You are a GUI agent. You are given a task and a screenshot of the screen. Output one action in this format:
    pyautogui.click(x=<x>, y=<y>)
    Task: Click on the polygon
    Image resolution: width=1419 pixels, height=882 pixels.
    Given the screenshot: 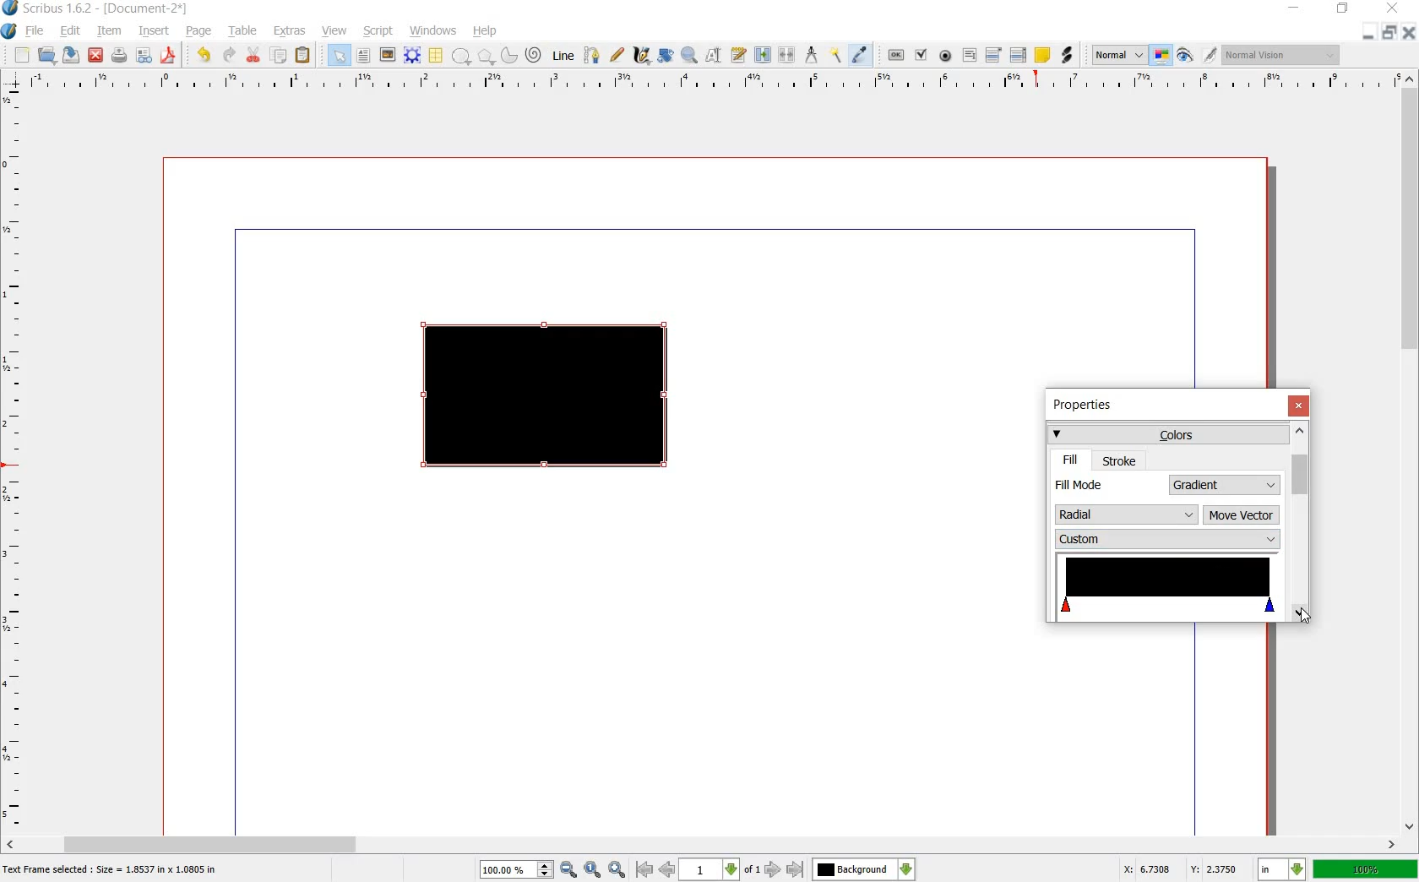 What is the action you would take?
    pyautogui.click(x=483, y=56)
    